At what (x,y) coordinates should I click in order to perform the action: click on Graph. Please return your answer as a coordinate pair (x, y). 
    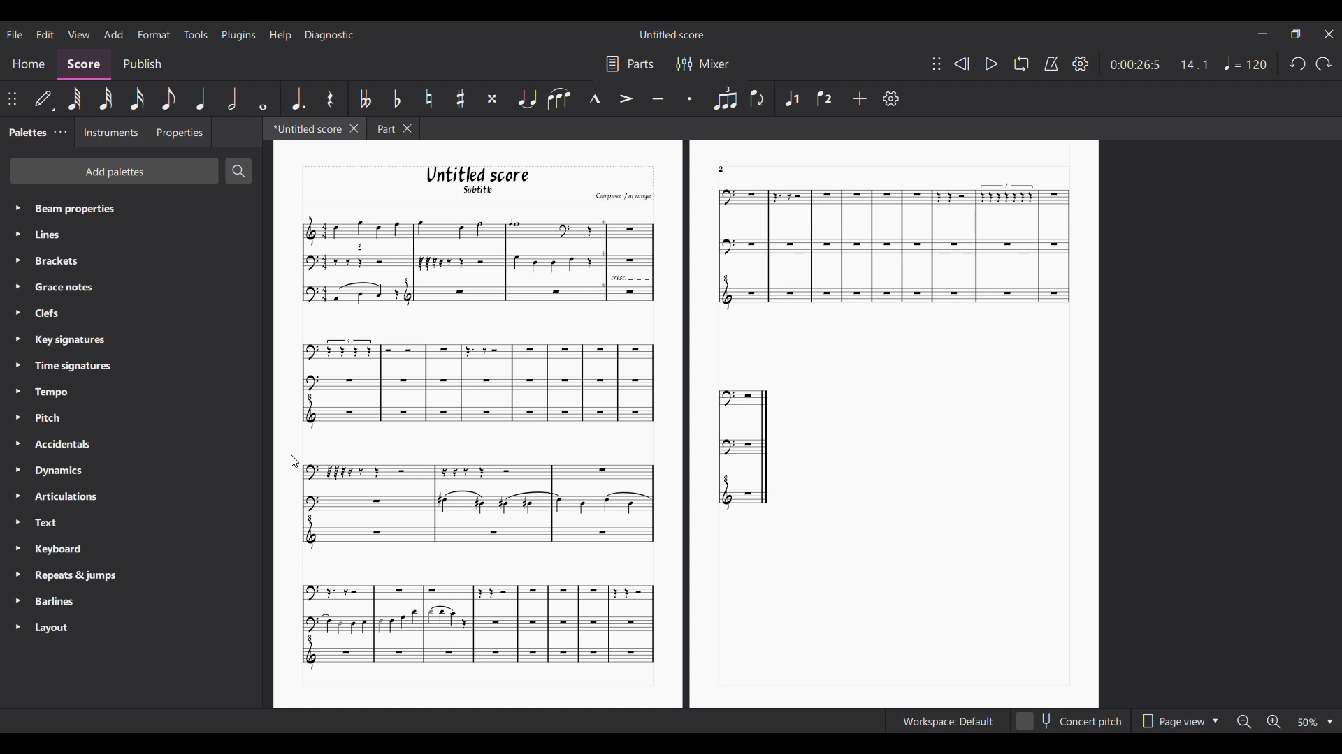
    Looking at the image, I should click on (475, 260).